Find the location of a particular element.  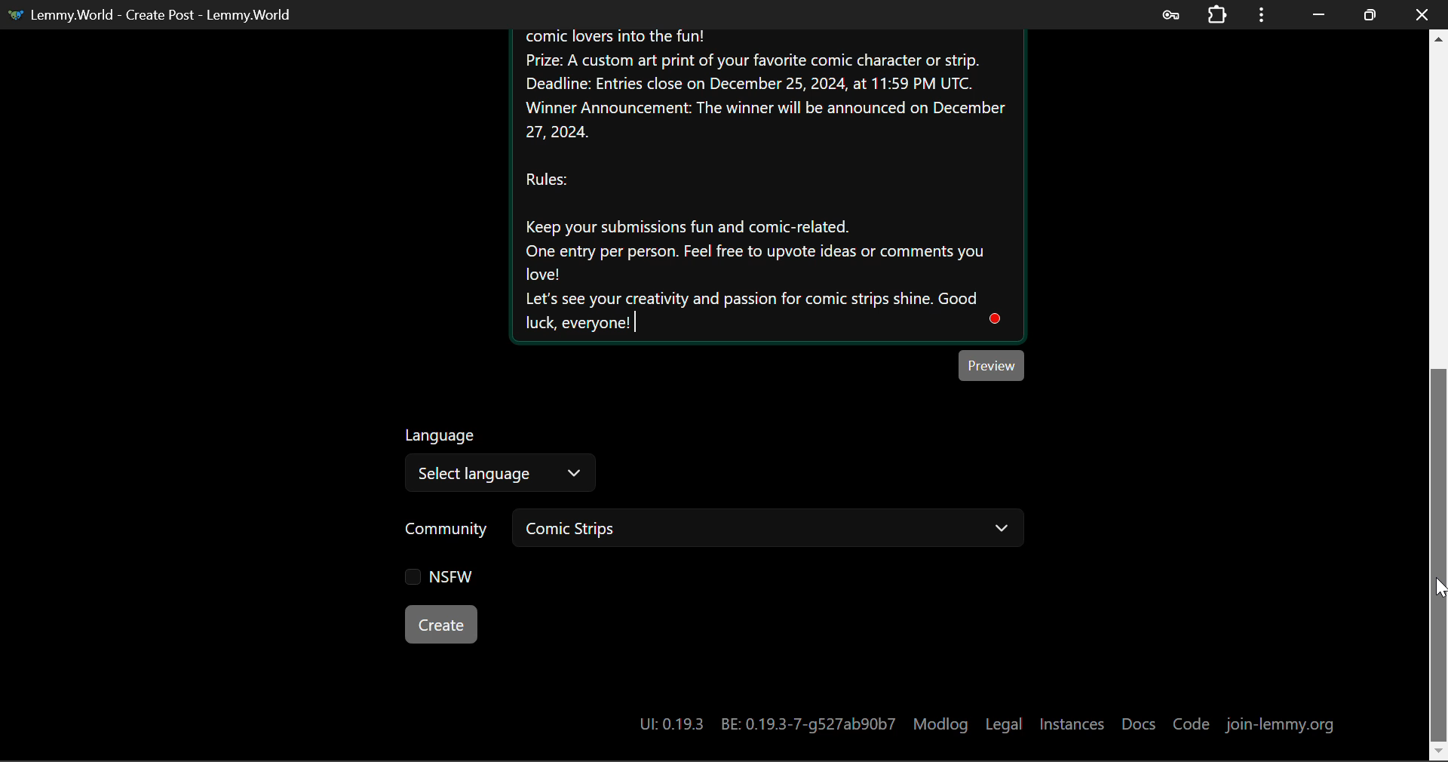

join-lemmy.org is located at coordinates (1278, 727).